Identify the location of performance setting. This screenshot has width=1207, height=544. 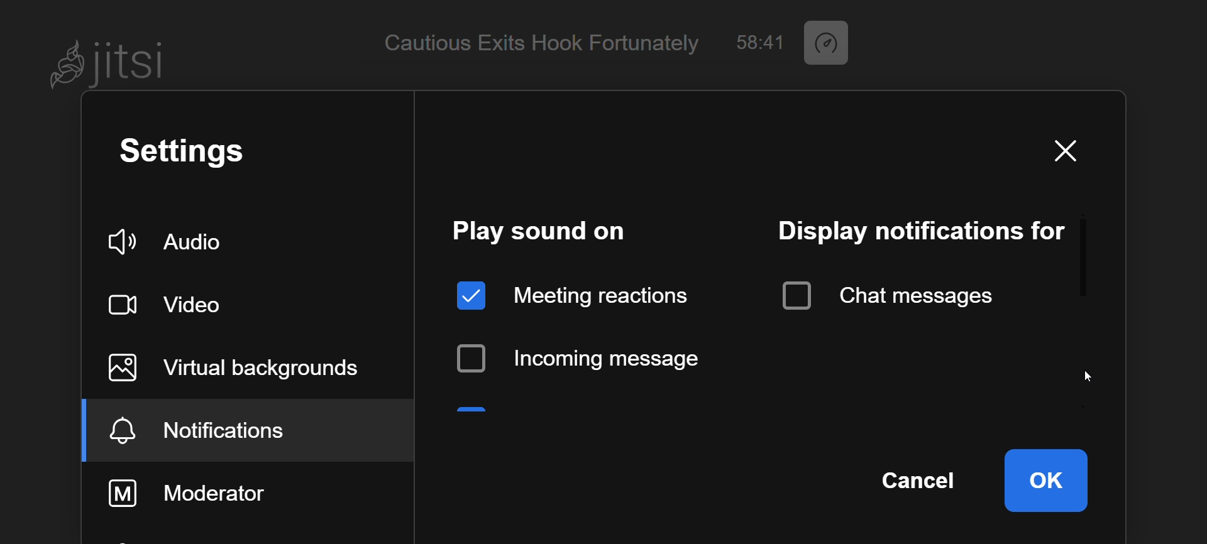
(833, 45).